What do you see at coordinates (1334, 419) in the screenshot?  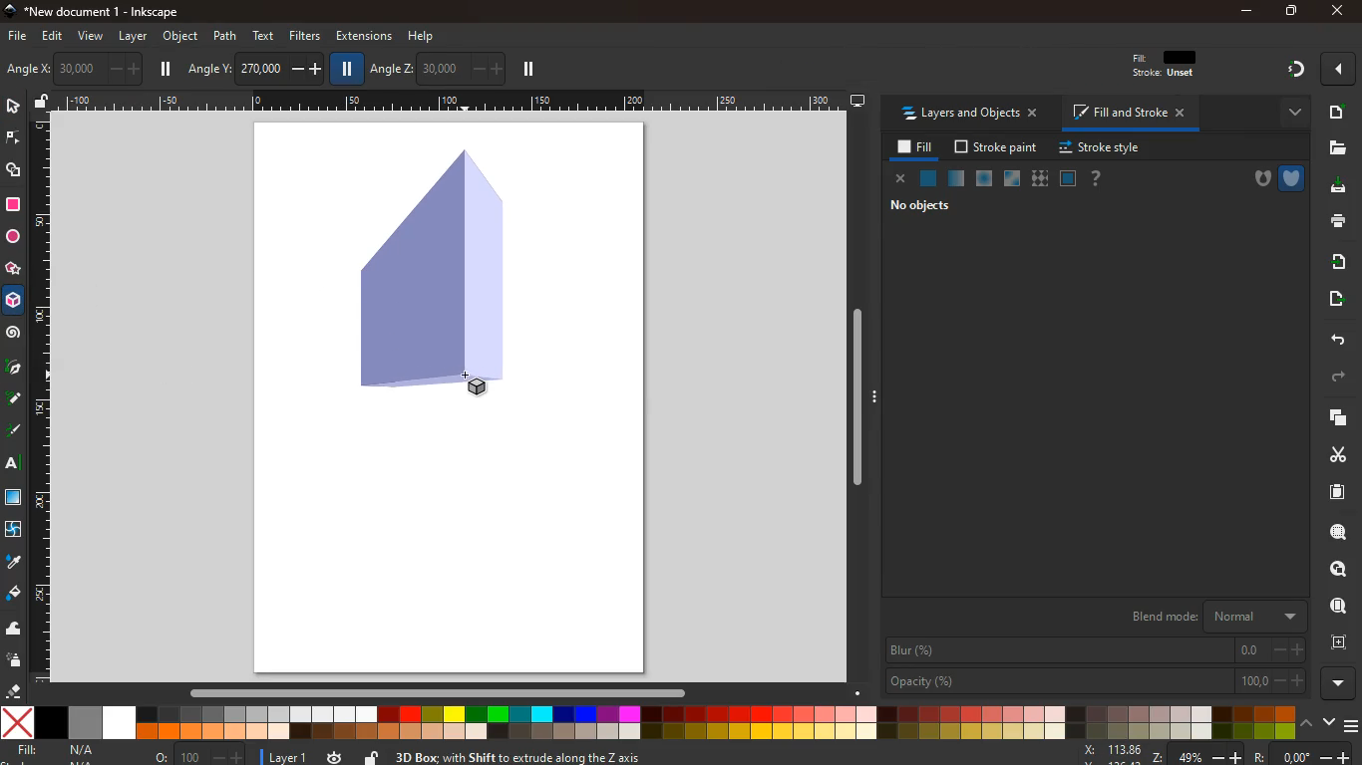 I see `layers` at bounding box center [1334, 419].